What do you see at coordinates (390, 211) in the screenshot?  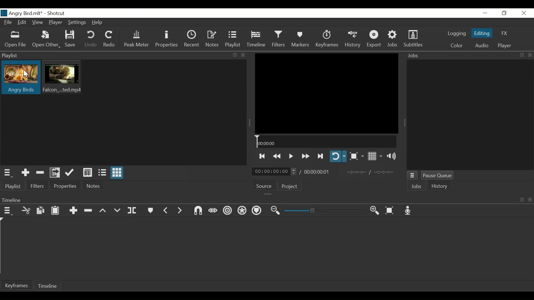 I see `Zoom timeline to fit` at bounding box center [390, 211].